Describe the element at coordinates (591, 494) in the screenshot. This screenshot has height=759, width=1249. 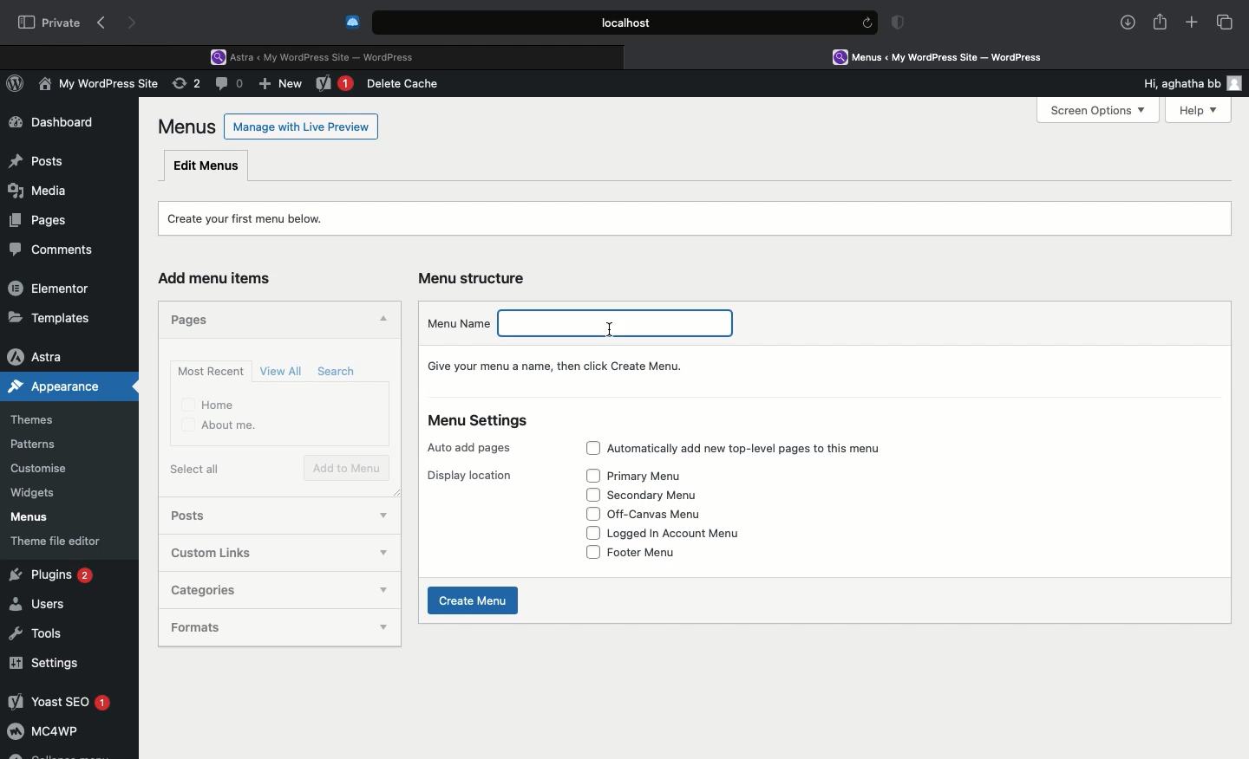
I see `Check box` at that location.